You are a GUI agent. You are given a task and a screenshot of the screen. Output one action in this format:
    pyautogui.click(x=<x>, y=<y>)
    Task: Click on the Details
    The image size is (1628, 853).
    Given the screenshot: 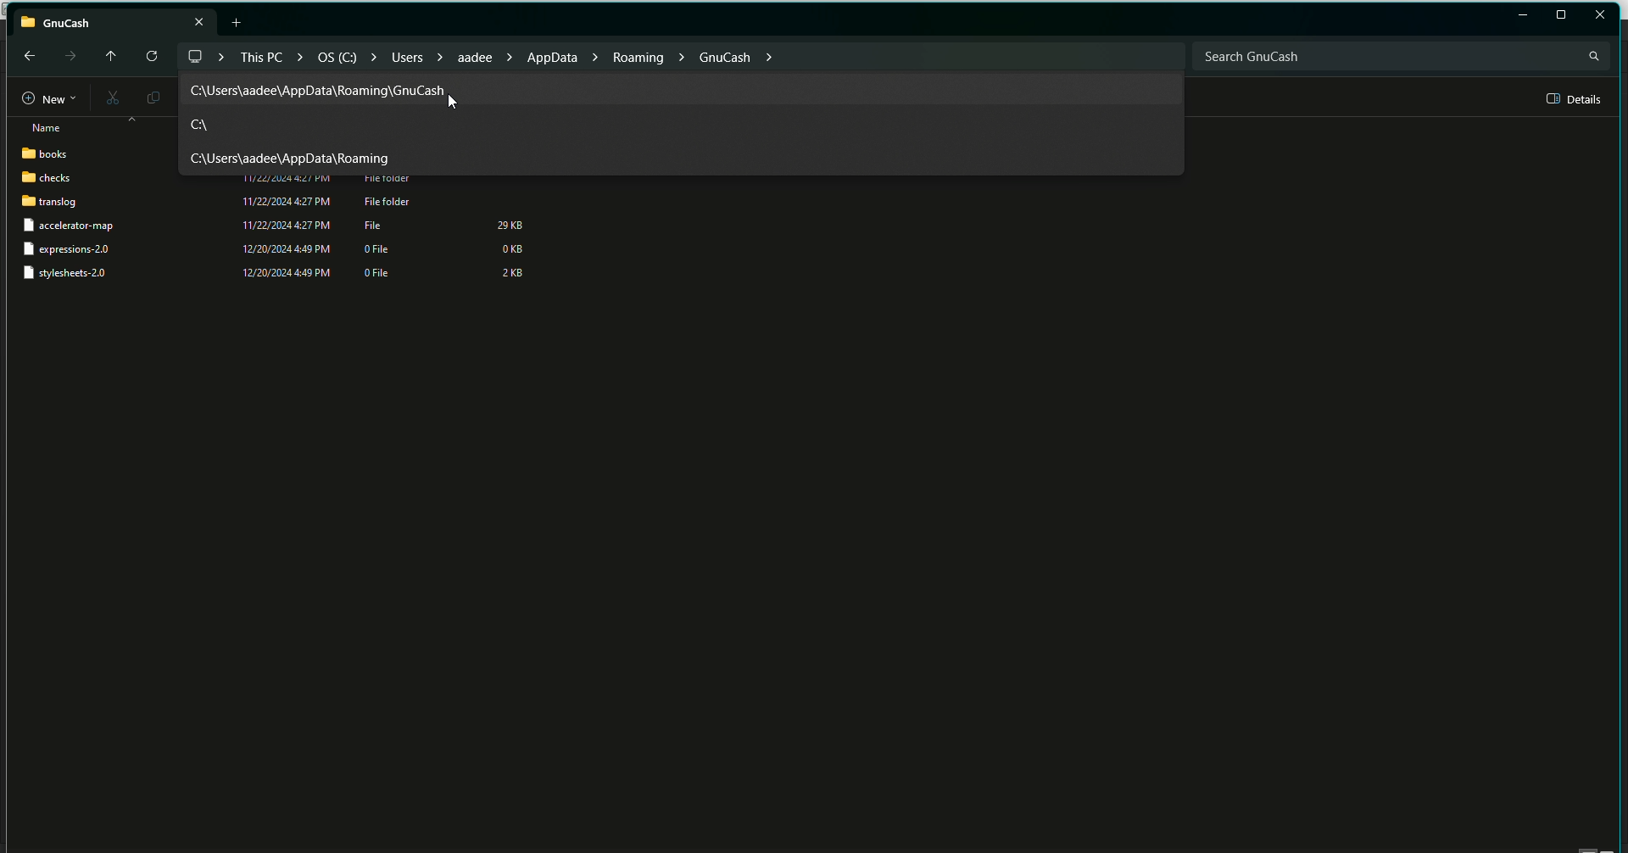 What is the action you would take?
    pyautogui.click(x=1575, y=99)
    